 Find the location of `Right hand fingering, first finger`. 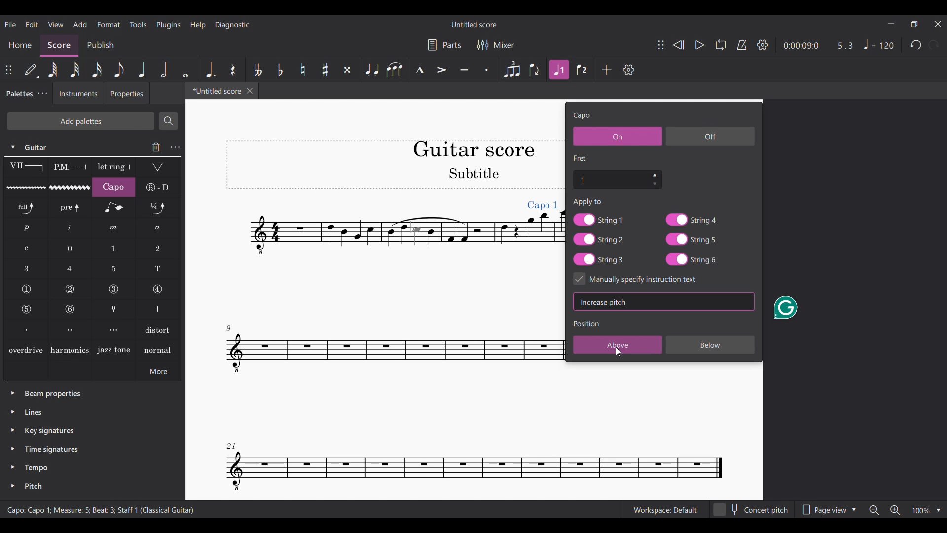

Right hand fingering, first finger is located at coordinates (26, 329).